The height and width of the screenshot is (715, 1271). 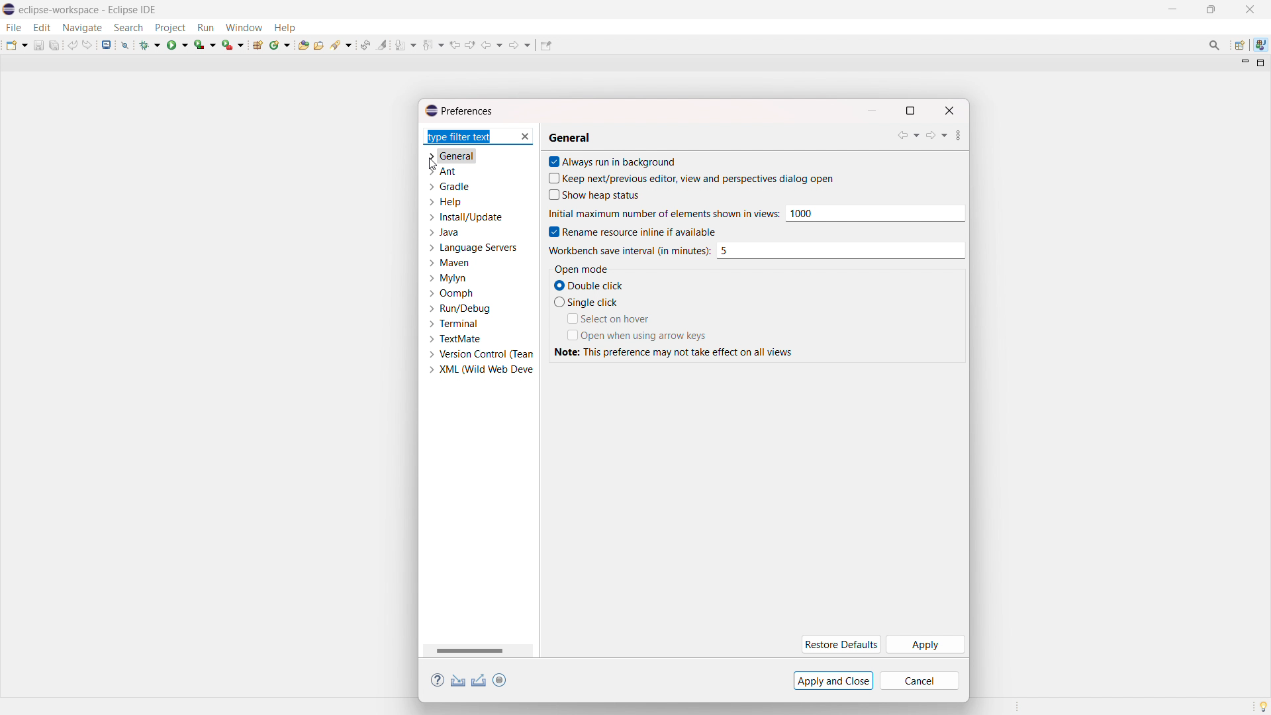 What do you see at coordinates (234, 44) in the screenshot?
I see `run last tool` at bounding box center [234, 44].